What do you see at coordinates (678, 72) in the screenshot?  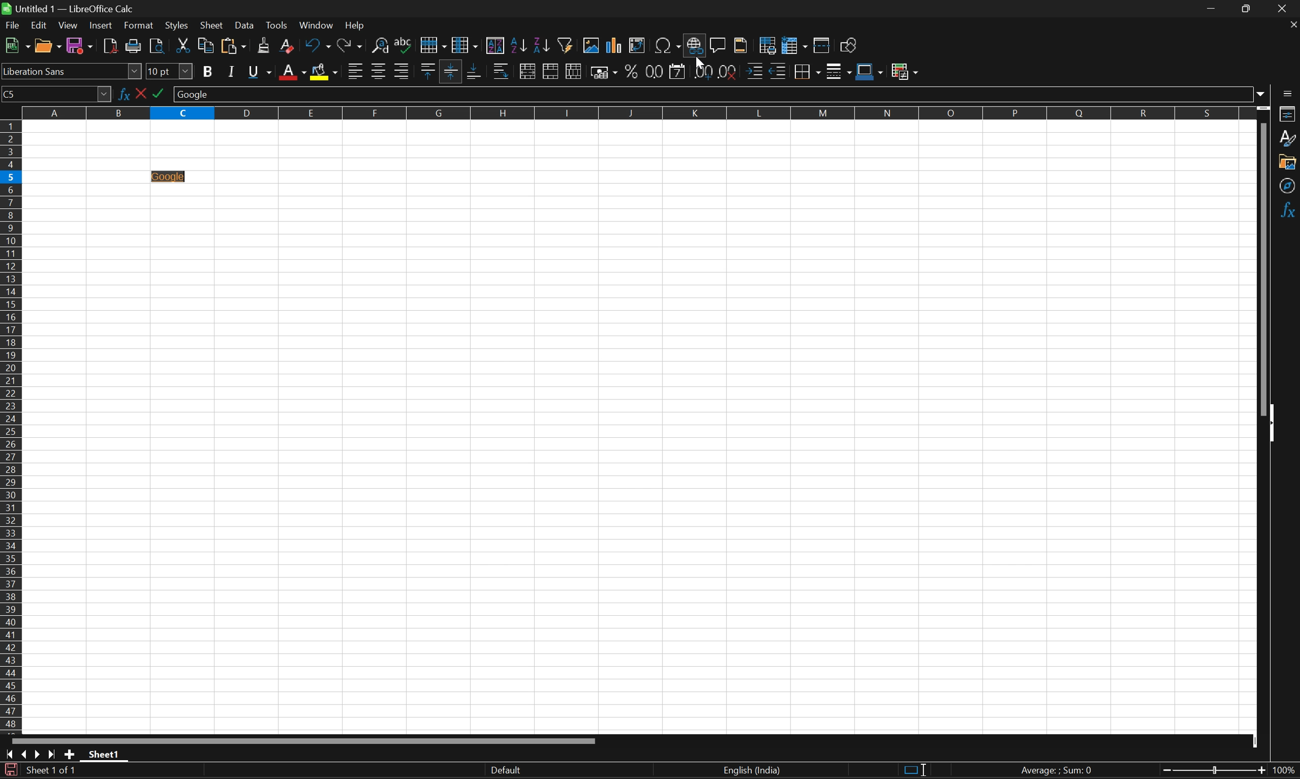 I see `Format as date` at bounding box center [678, 72].